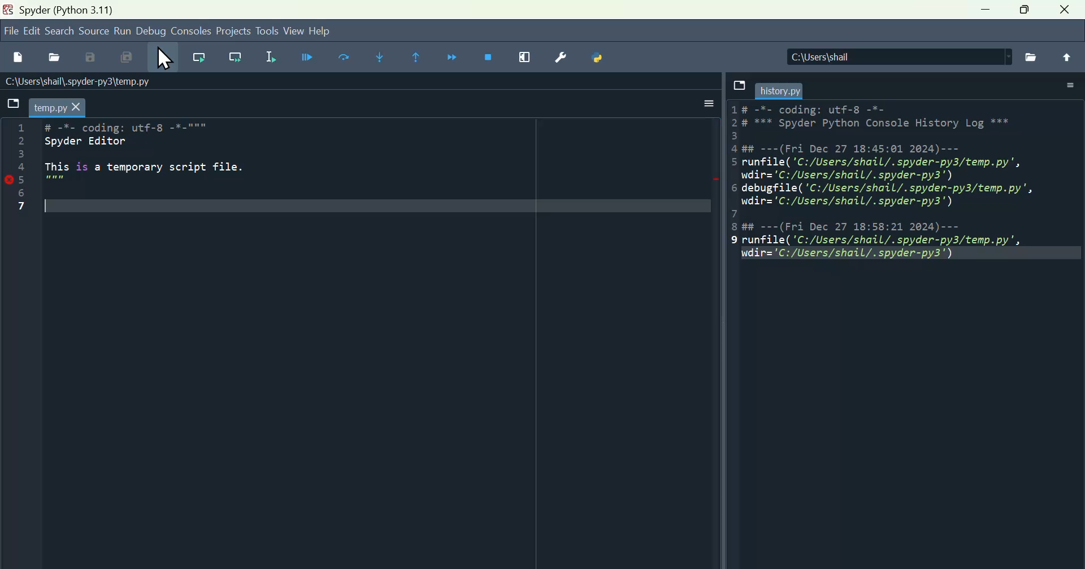 The image size is (1085, 569). I want to click on File, so click(20, 59).